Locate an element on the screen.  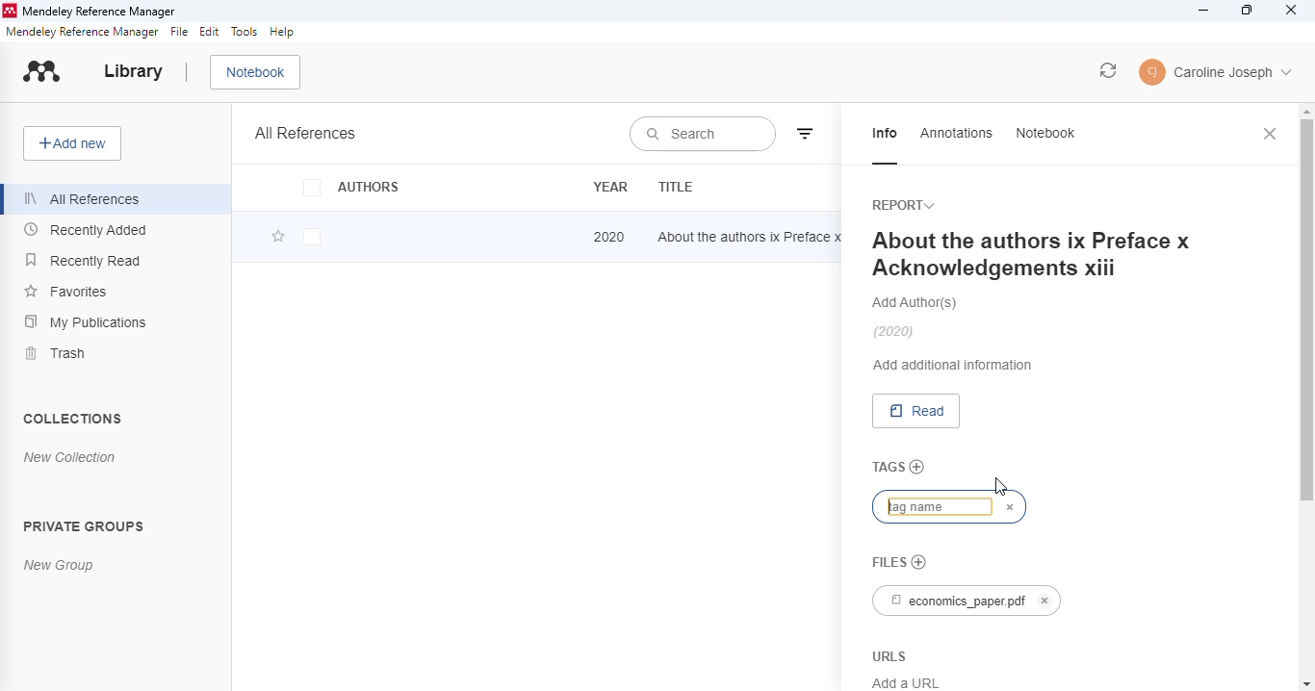
logo is located at coordinates (9, 11).